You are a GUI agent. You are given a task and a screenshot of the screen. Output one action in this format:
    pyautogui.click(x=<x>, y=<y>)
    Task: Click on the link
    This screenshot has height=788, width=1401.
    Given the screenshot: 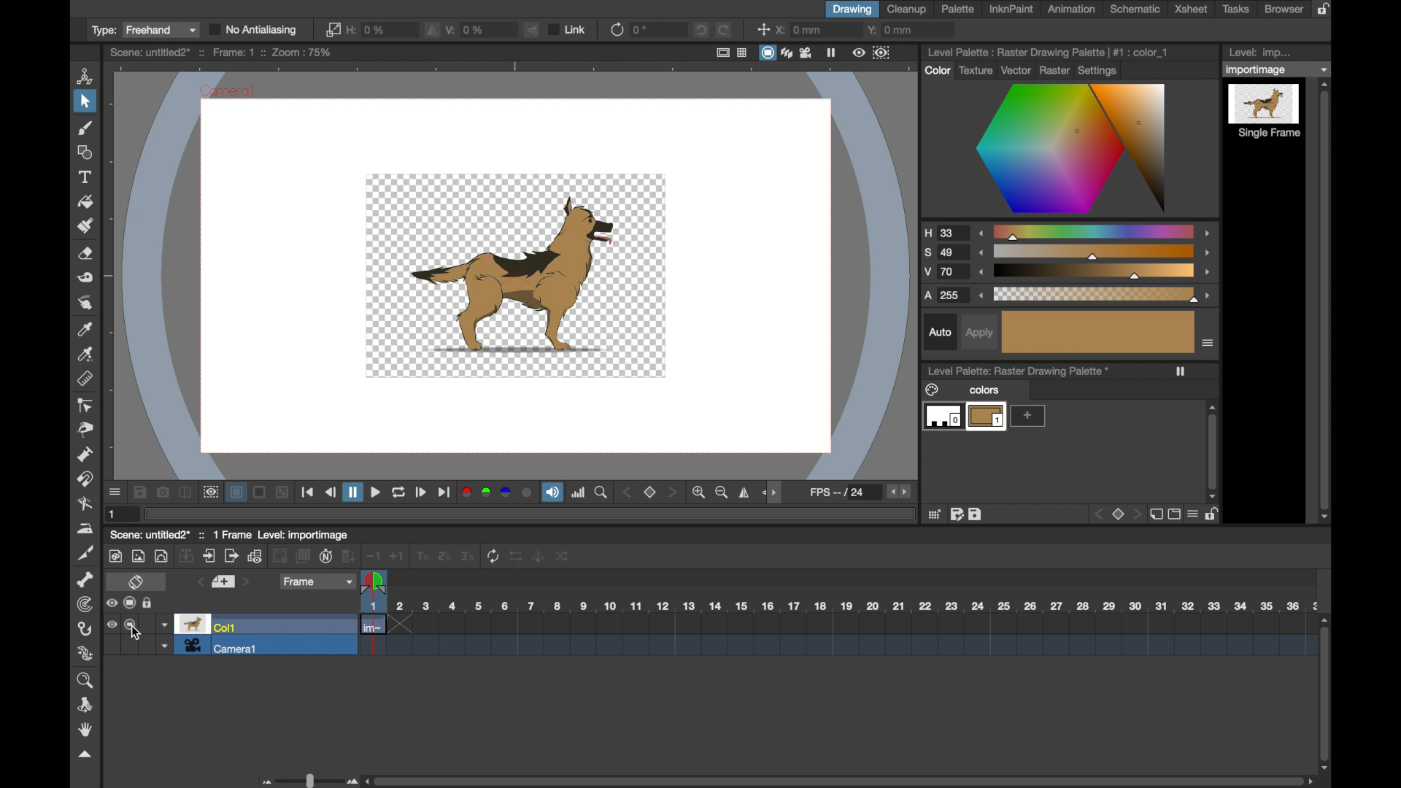 What is the action you would take?
    pyautogui.click(x=332, y=28)
    